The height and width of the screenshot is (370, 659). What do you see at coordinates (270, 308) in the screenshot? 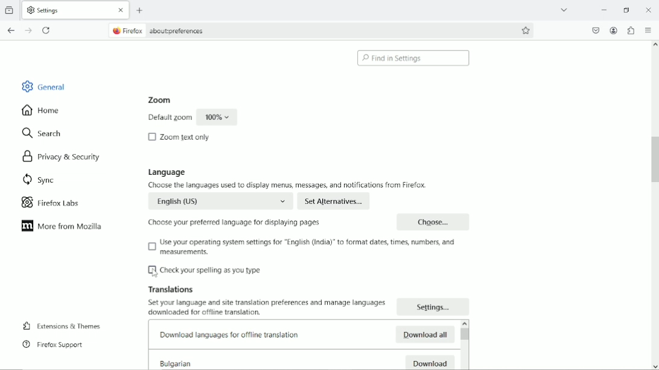
I see `Set your language and translation preferences and  manage languages. downloaded for offline trnaslation.` at bounding box center [270, 308].